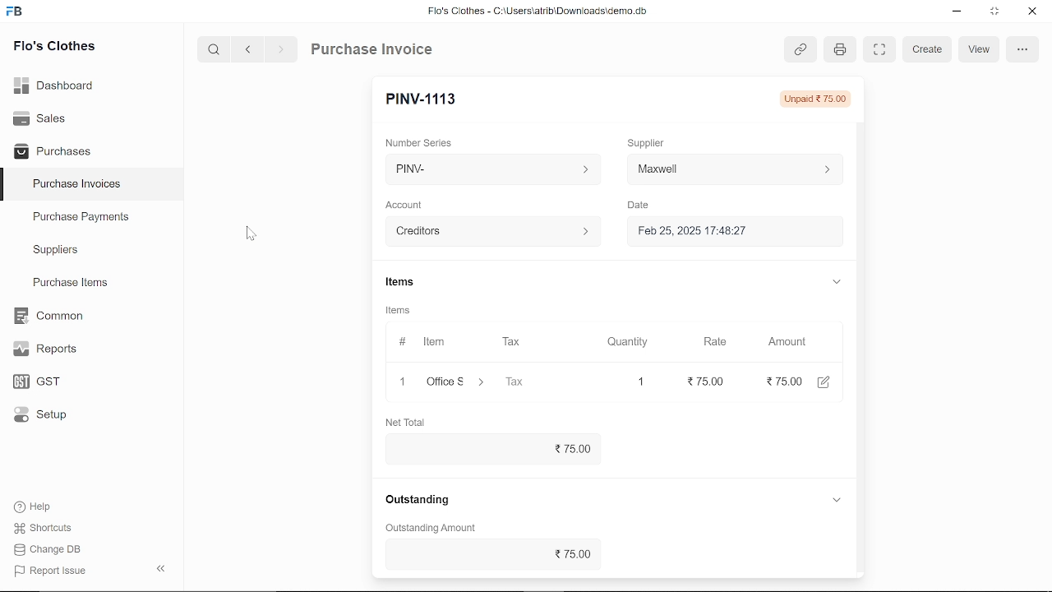 The width and height of the screenshot is (1052, 592). I want to click on Purchase Invoice, so click(375, 51).